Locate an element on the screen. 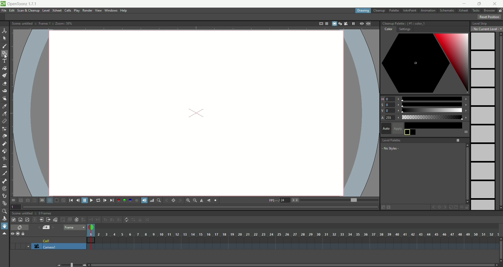 This screenshot has height=267, width=503. style picker is located at coordinates (6, 106).